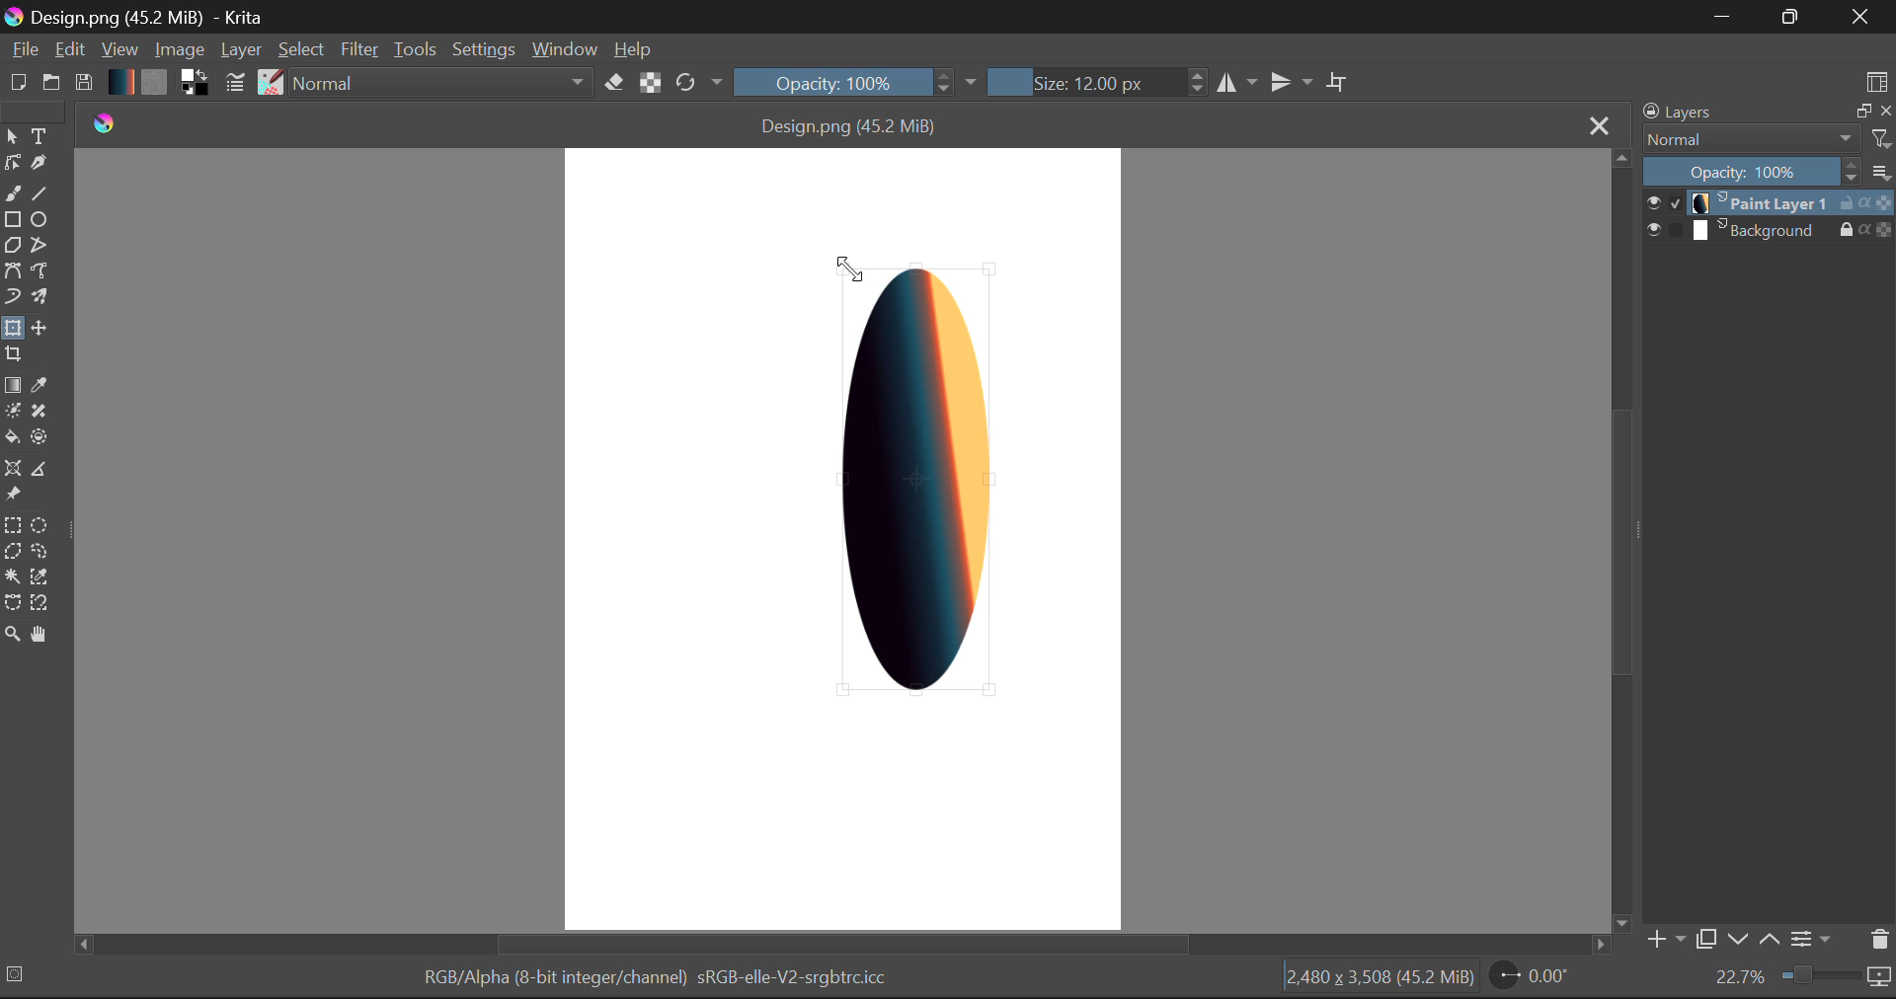 This screenshot has width=1896, height=999. What do you see at coordinates (12, 384) in the screenshot?
I see `Gradient Fill` at bounding box center [12, 384].